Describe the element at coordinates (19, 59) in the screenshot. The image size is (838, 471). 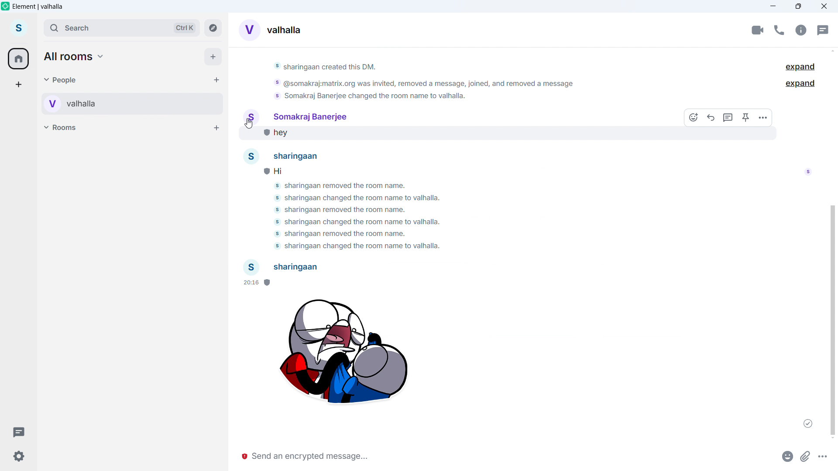
I see `home` at that location.